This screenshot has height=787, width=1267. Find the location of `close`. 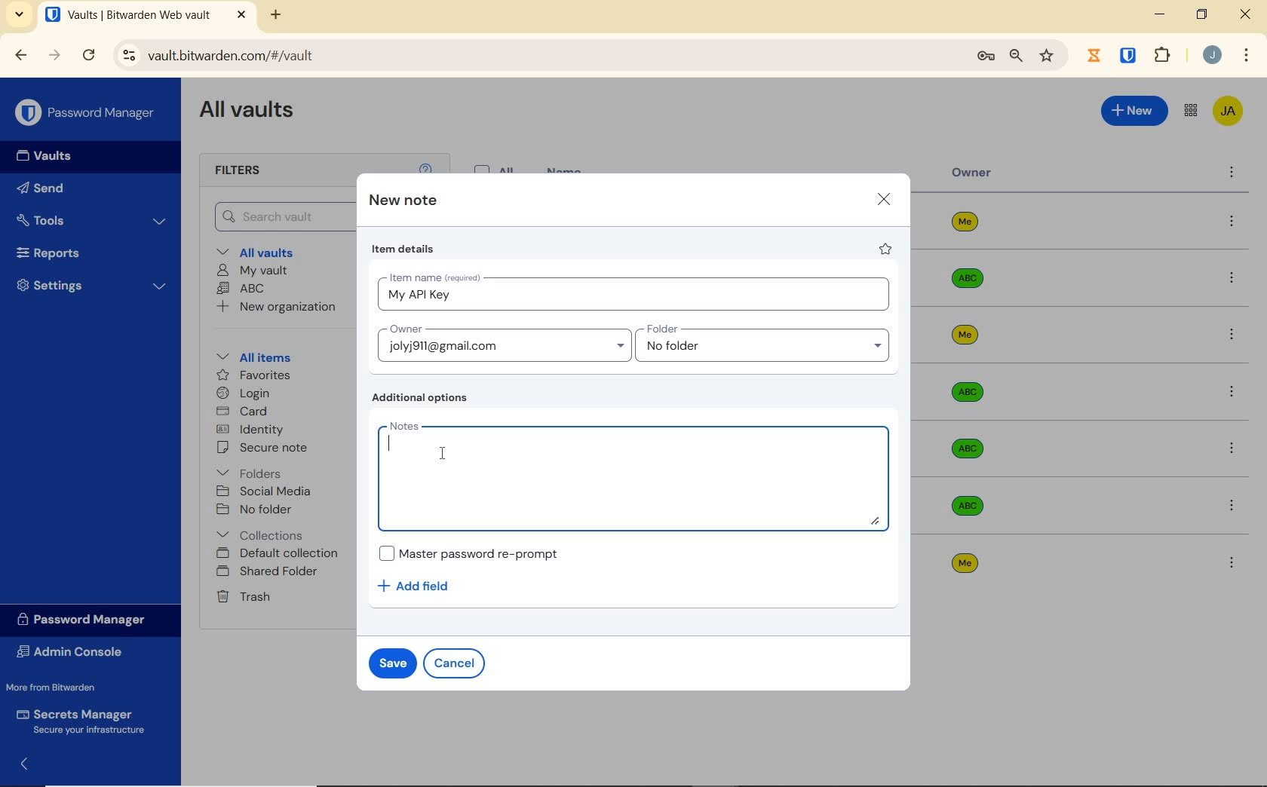

close is located at coordinates (884, 198).